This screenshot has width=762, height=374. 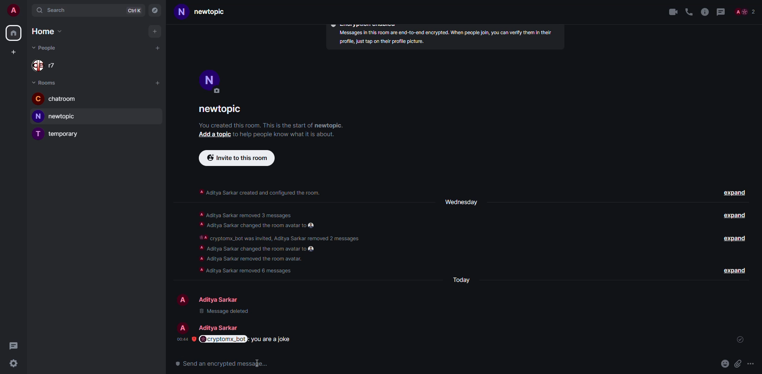 What do you see at coordinates (14, 33) in the screenshot?
I see `home` at bounding box center [14, 33].